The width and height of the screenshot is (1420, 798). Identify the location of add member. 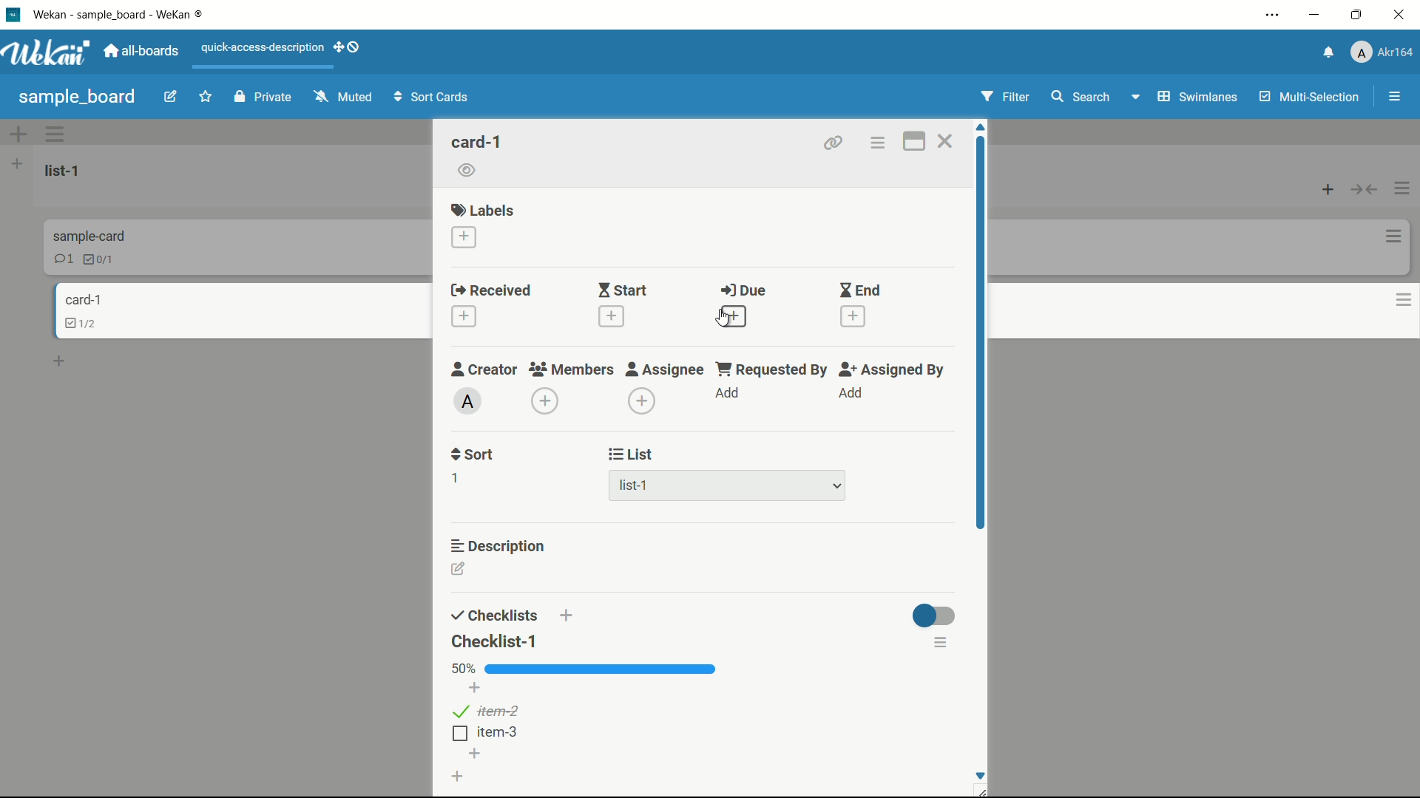
(544, 400).